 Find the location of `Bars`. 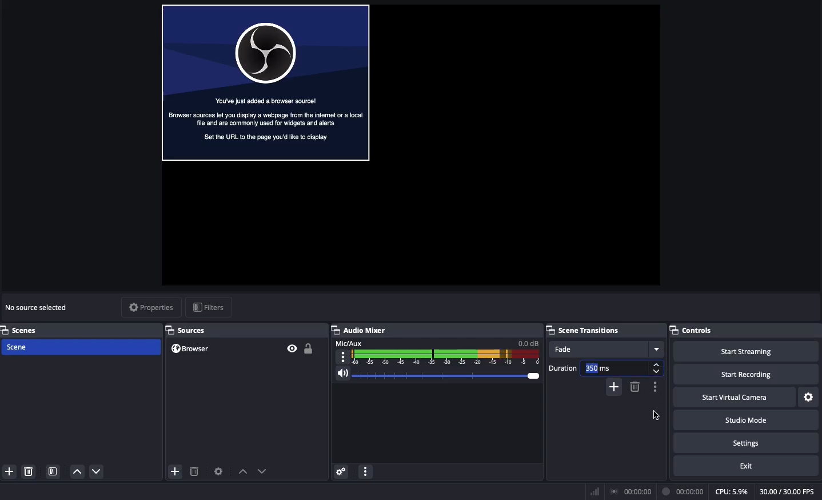

Bars is located at coordinates (593, 491).